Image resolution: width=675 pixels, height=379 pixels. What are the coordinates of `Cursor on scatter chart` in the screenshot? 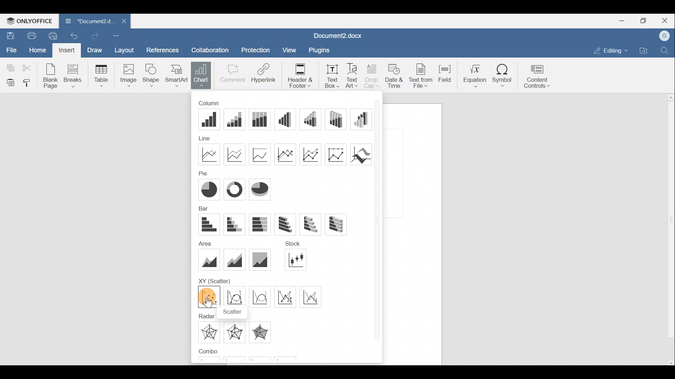 It's located at (209, 297).